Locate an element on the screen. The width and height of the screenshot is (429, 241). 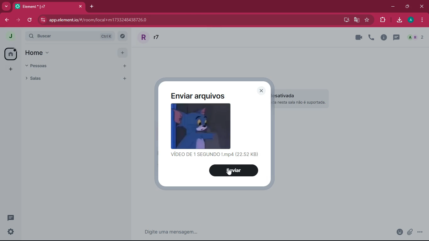
user is located at coordinates (160, 37).